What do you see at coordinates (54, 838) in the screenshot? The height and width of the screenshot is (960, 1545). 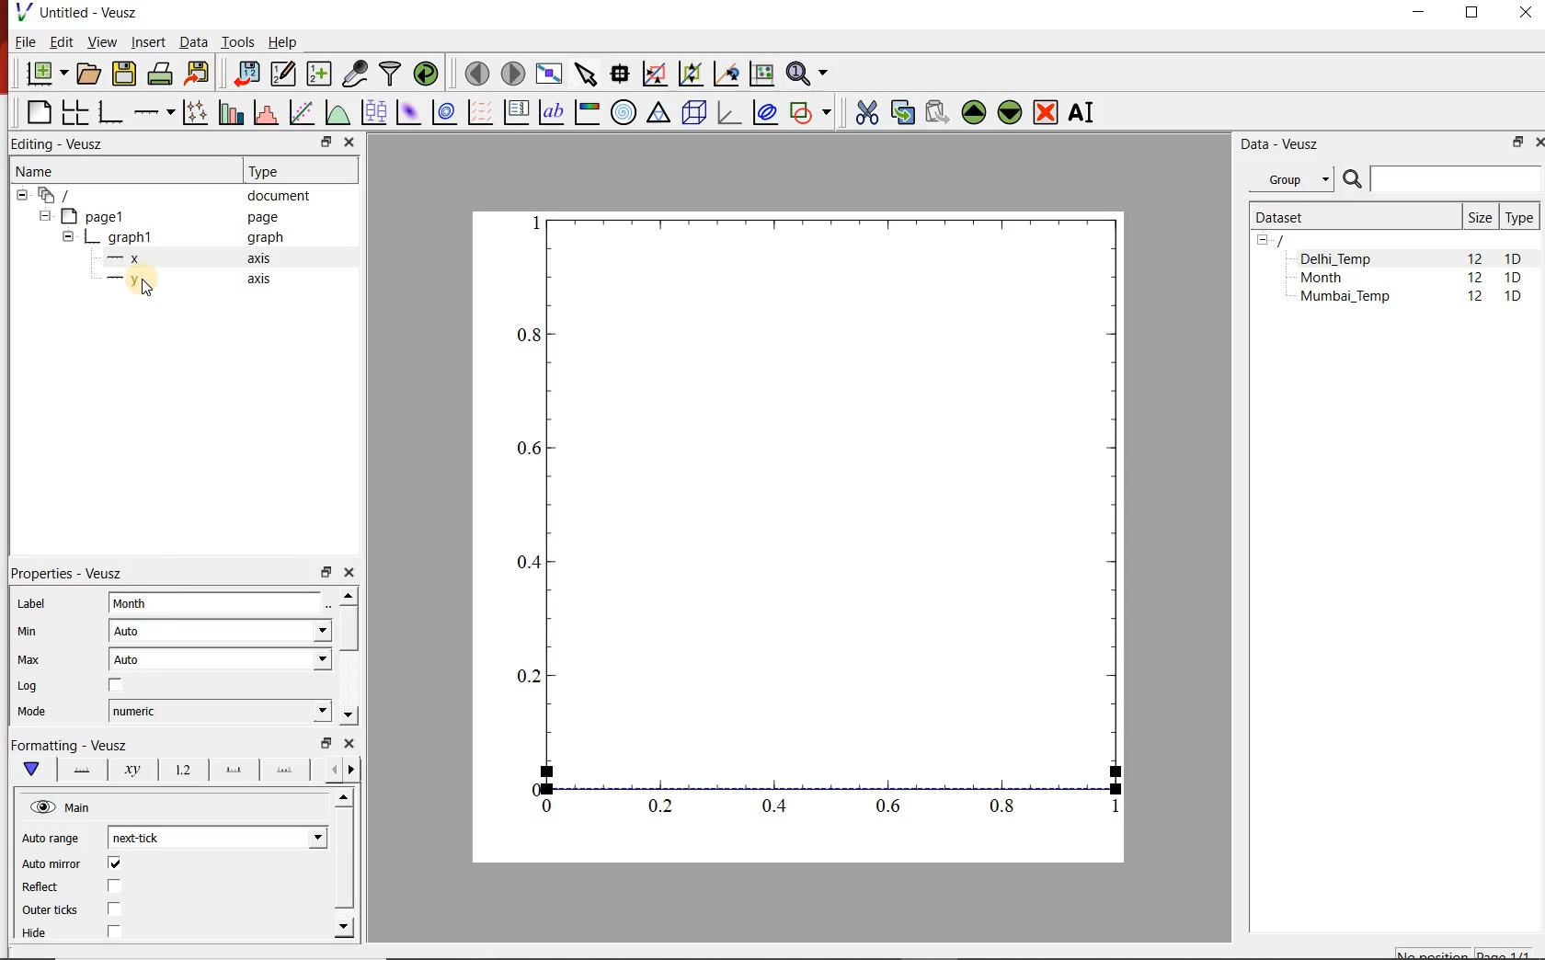 I see `Auto range` at bounding box center [54, 838].